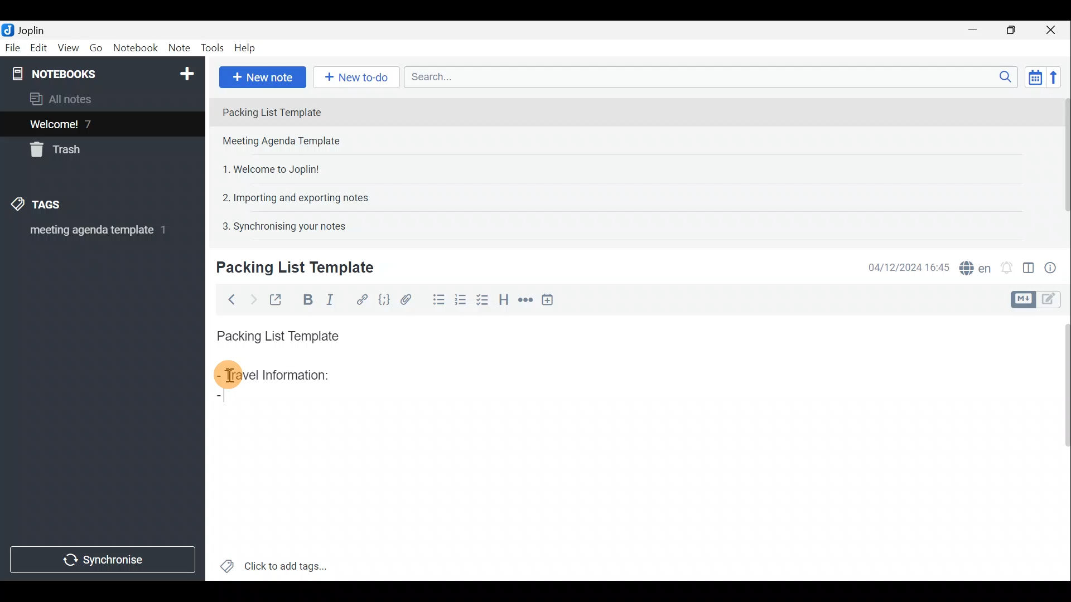  I want to click on Note 5, so click(279, 225).